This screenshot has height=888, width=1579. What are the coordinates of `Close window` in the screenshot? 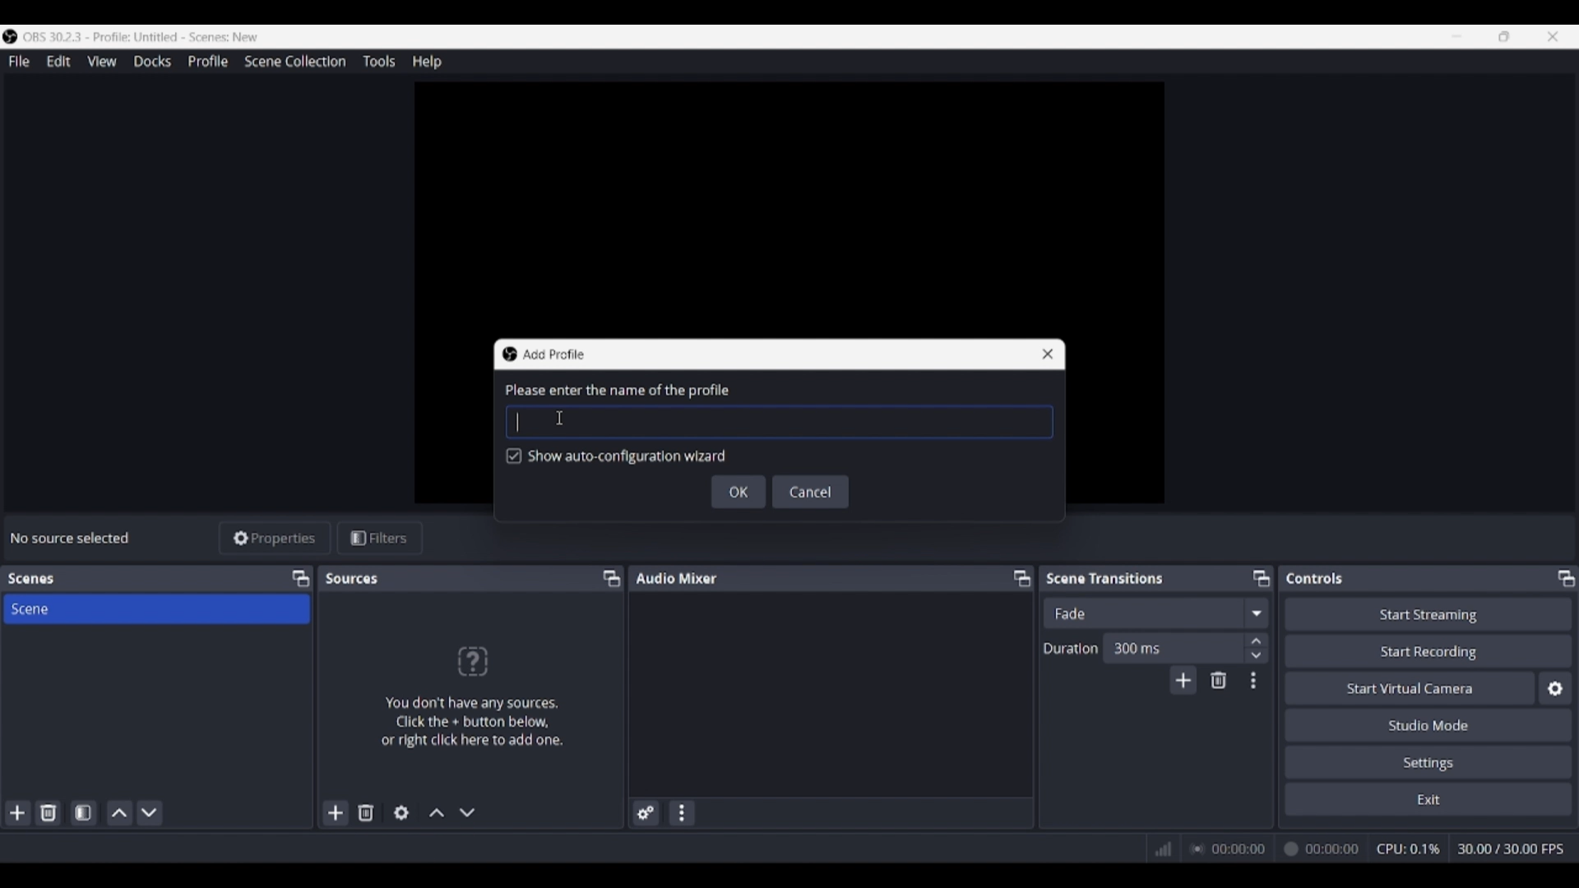 It's located at (1048, 354).